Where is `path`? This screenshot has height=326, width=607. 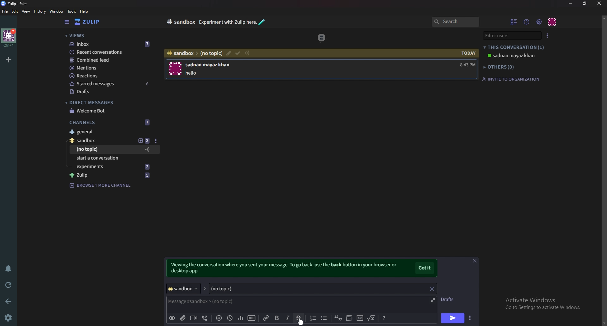 path is located at coordinates (194, 53).